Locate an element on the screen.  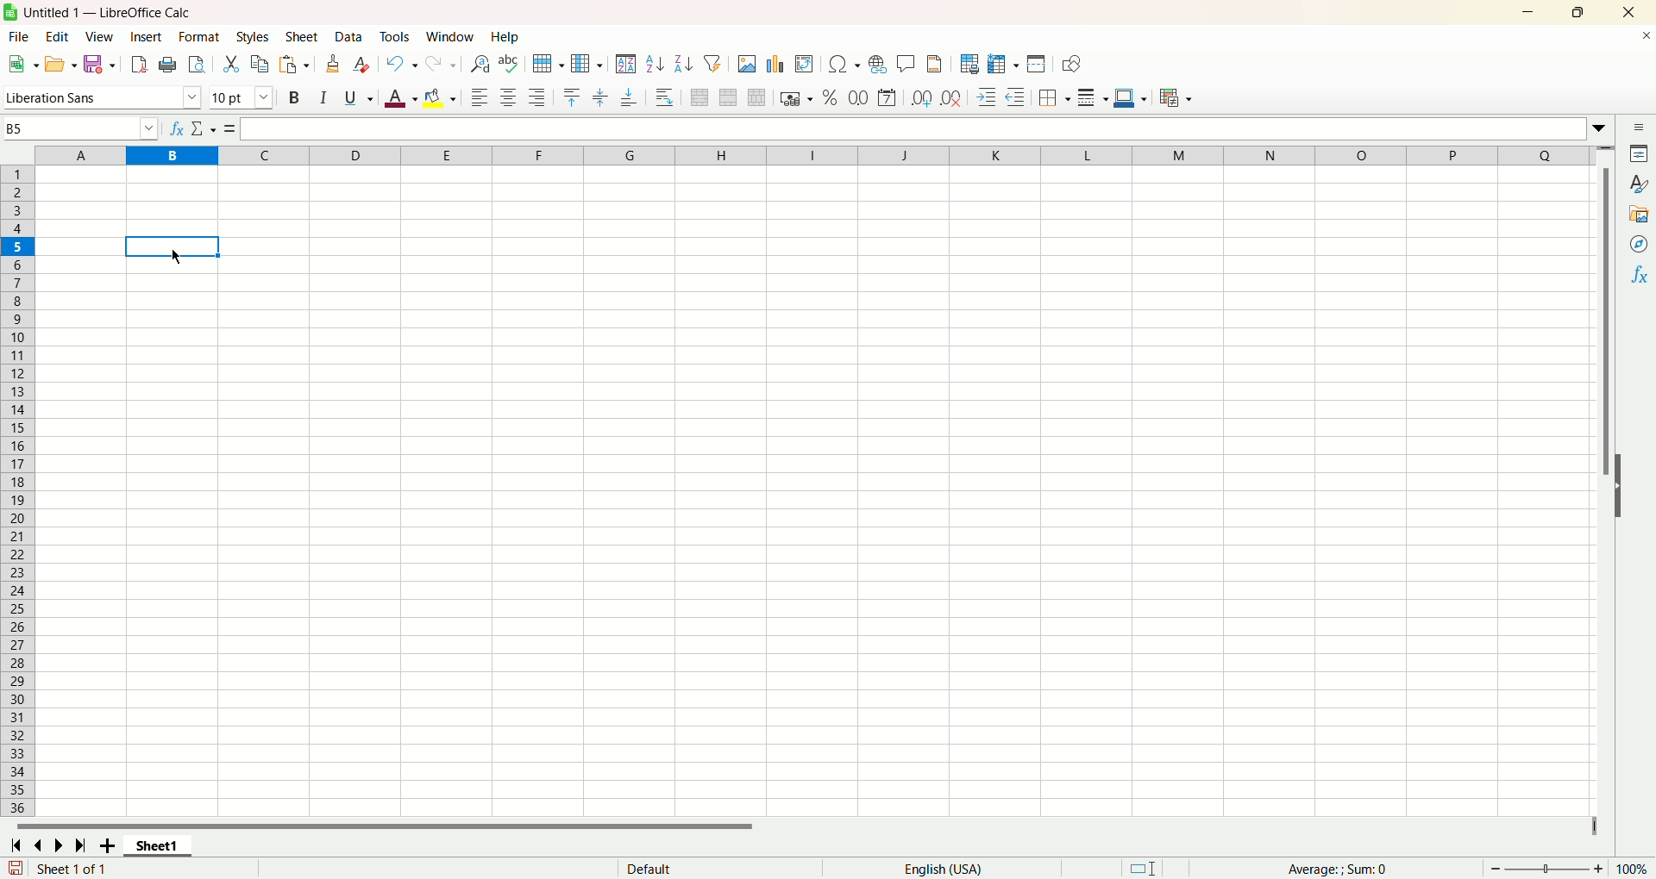
function wizard is located at coordinates (177, 126).